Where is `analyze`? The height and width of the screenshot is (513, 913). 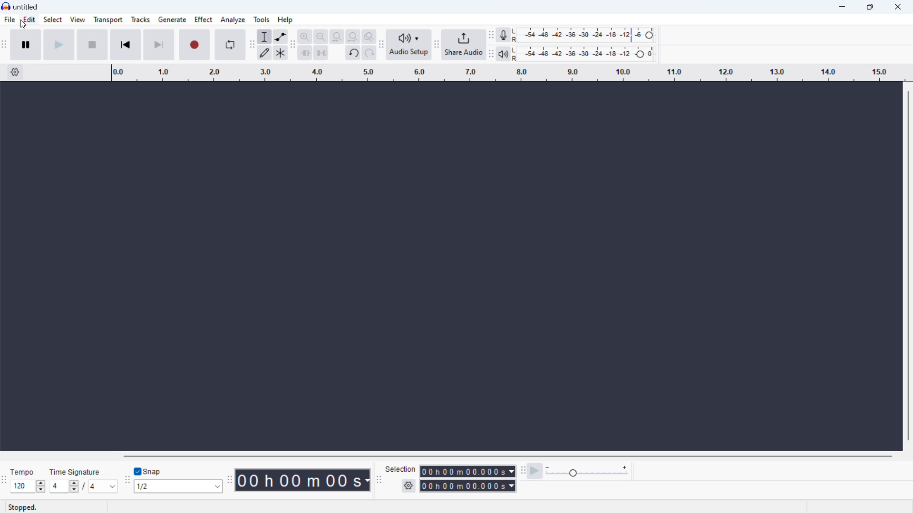 analyze is located at coordinates (233, 19).